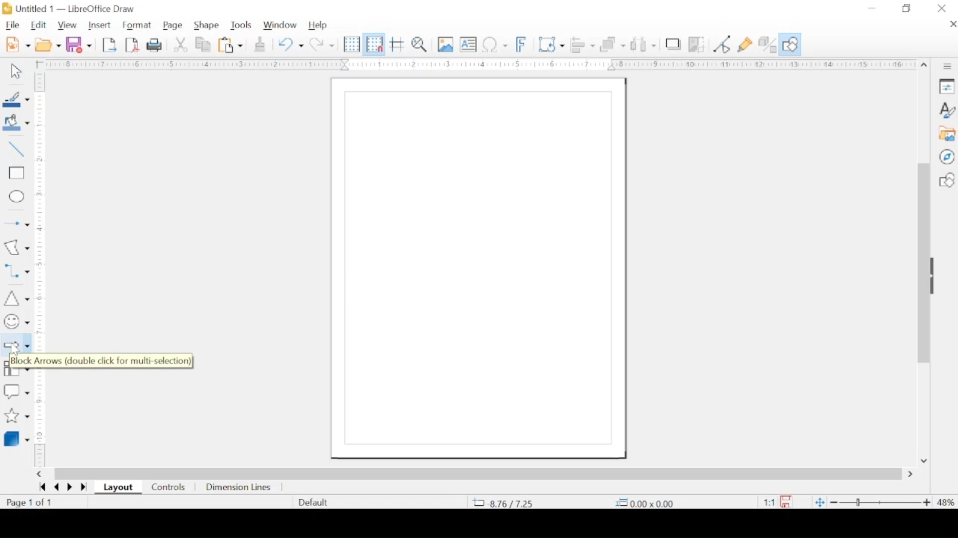 The height and width of the screenshot is (538, 958). Describe the element at coordinates (99, 25) in the screenshot. I see `insert` at that location.